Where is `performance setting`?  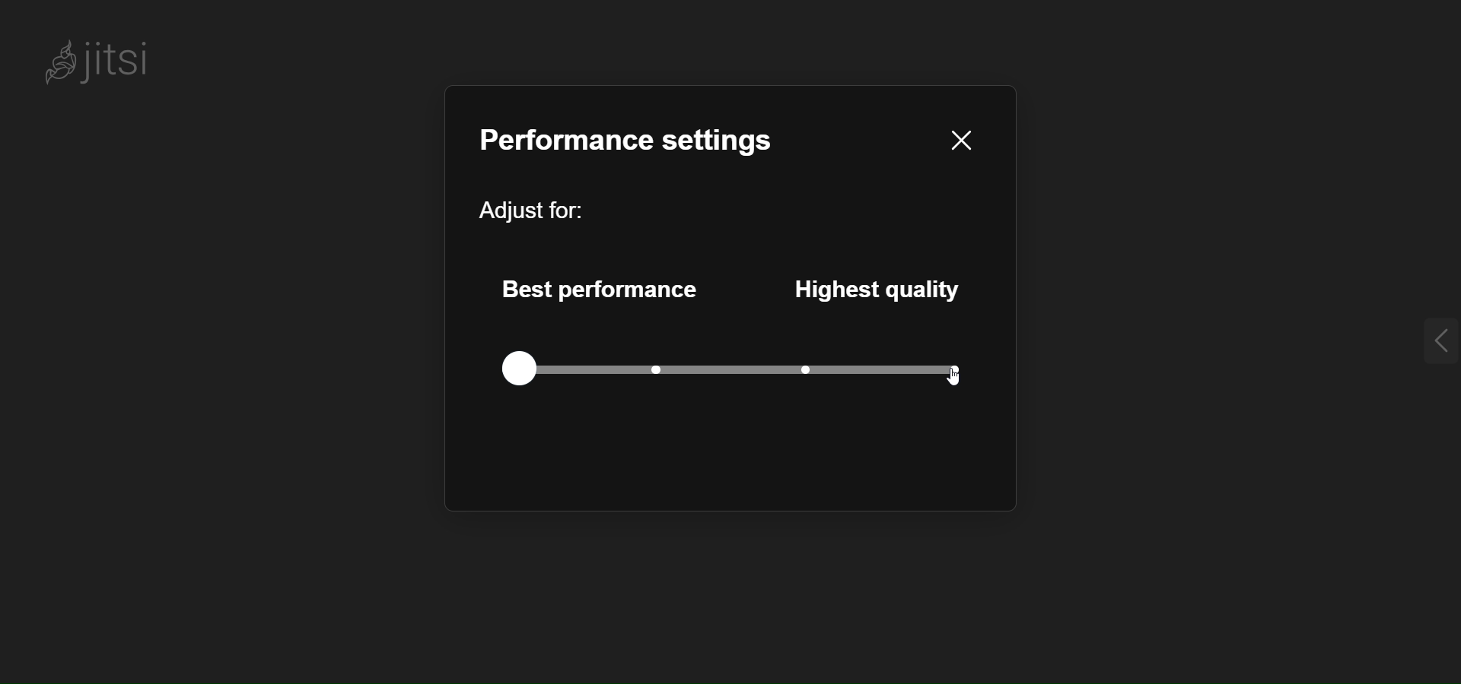 performance setting is located at coordinates (635, 141).